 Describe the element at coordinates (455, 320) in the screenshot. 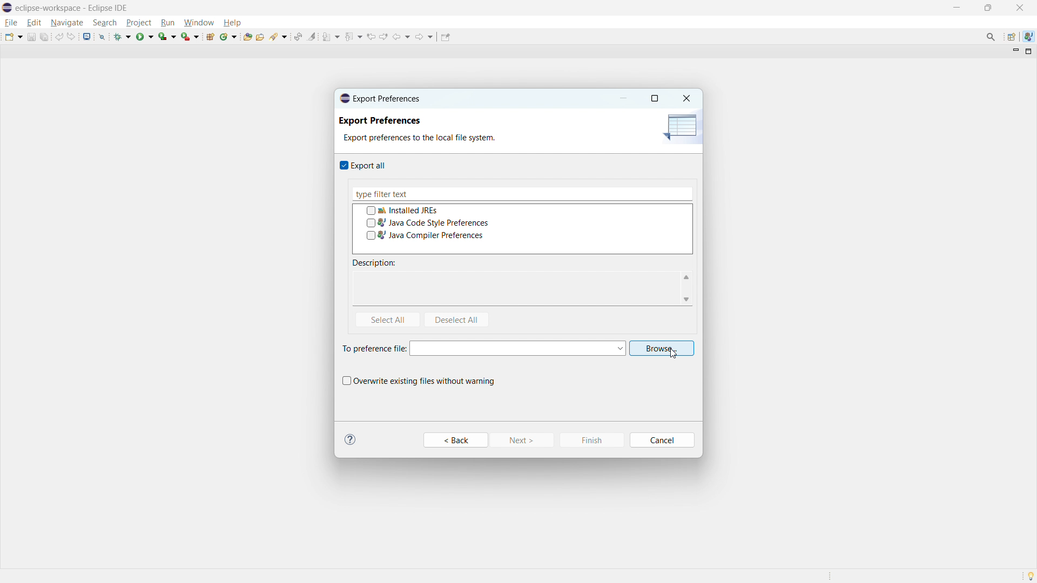

I see `deselect all` at that location.